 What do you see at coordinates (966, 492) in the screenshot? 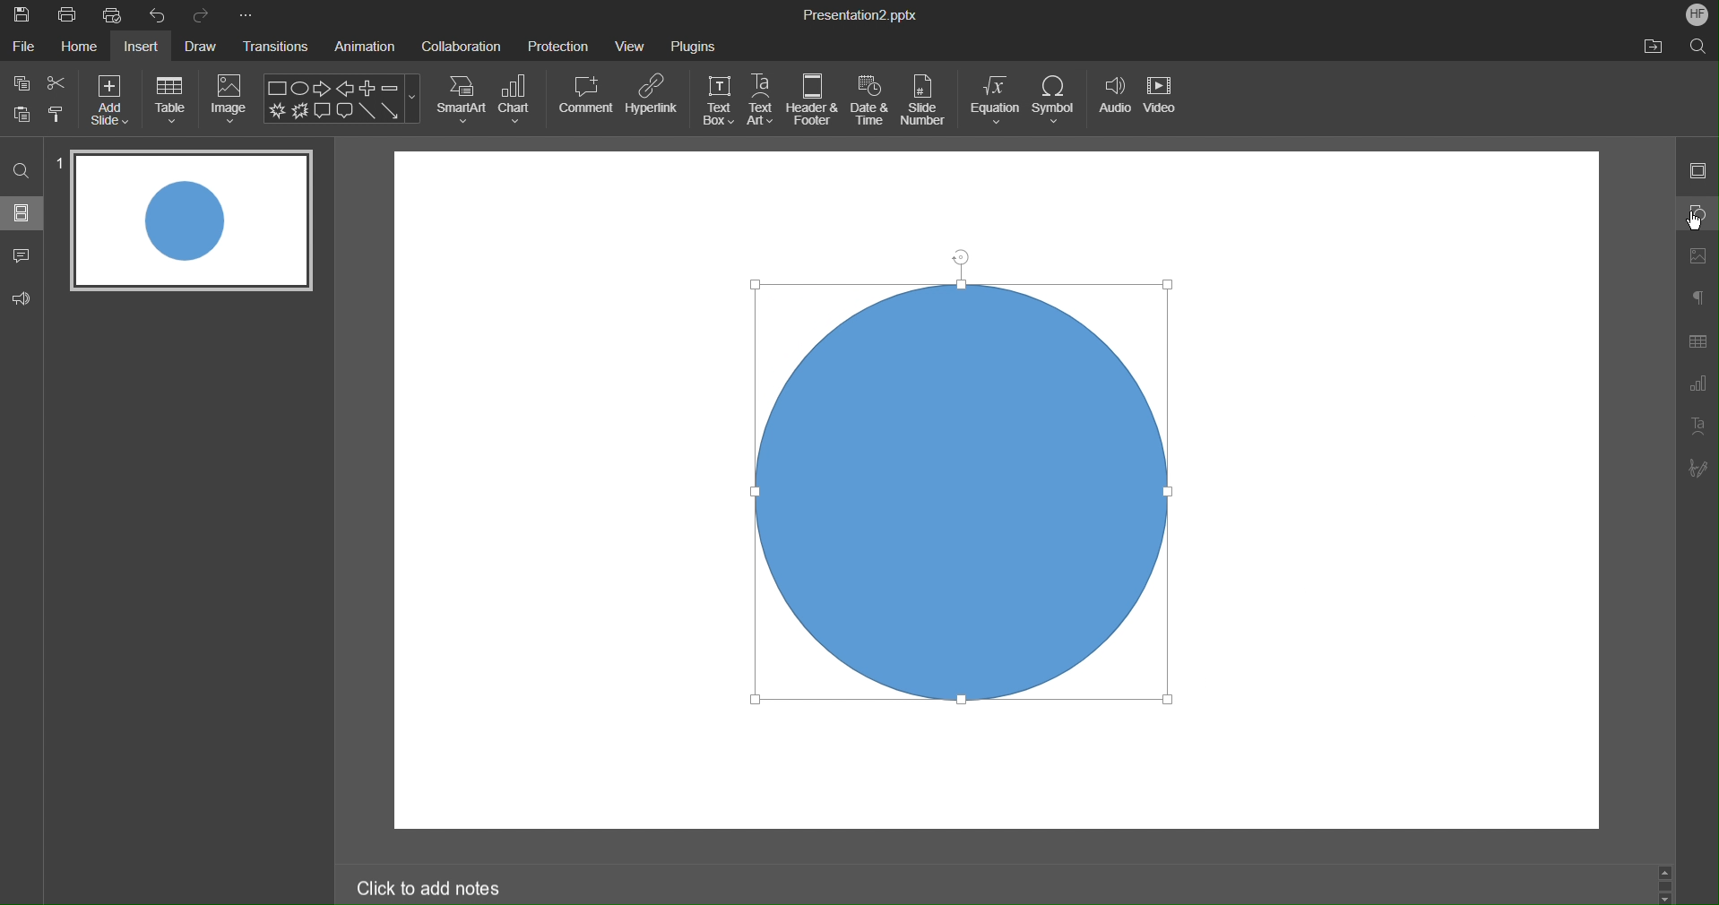
I see `Circle` at bounding box center [966, 492].